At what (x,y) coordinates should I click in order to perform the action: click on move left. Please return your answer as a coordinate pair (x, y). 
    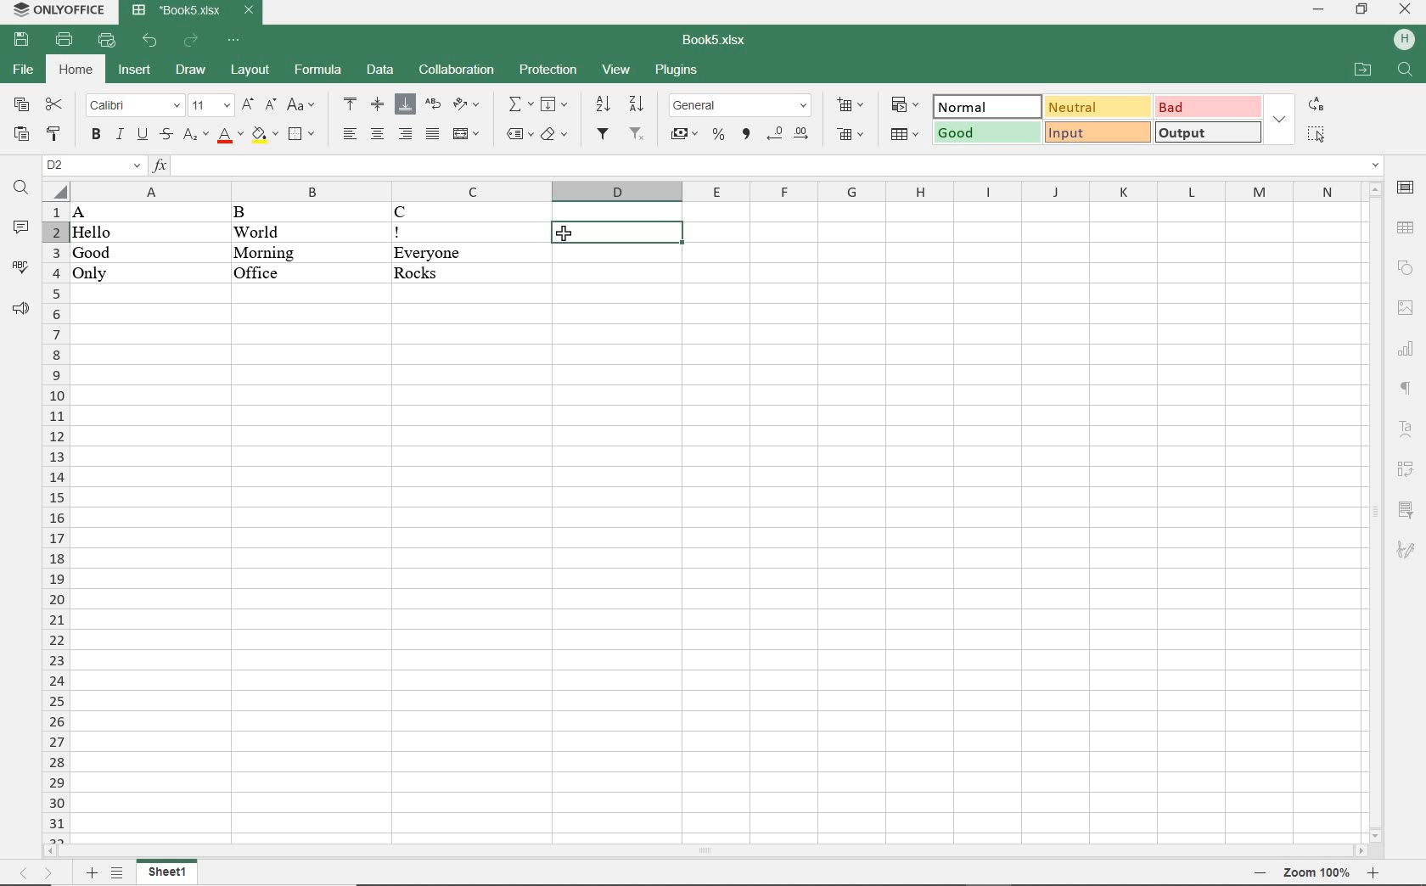
    Looking at the image, I should click on (53, 850).